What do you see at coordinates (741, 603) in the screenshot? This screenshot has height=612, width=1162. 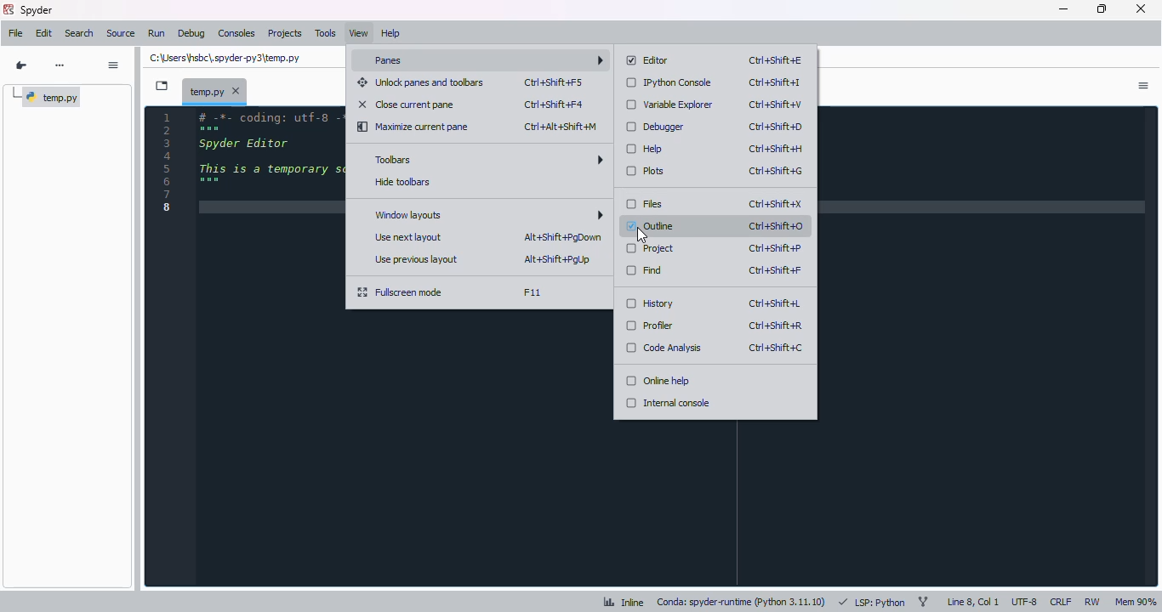 I see `conda: spyder-runtime (python 3. 11. 10)` at bounding box center [741, 603].